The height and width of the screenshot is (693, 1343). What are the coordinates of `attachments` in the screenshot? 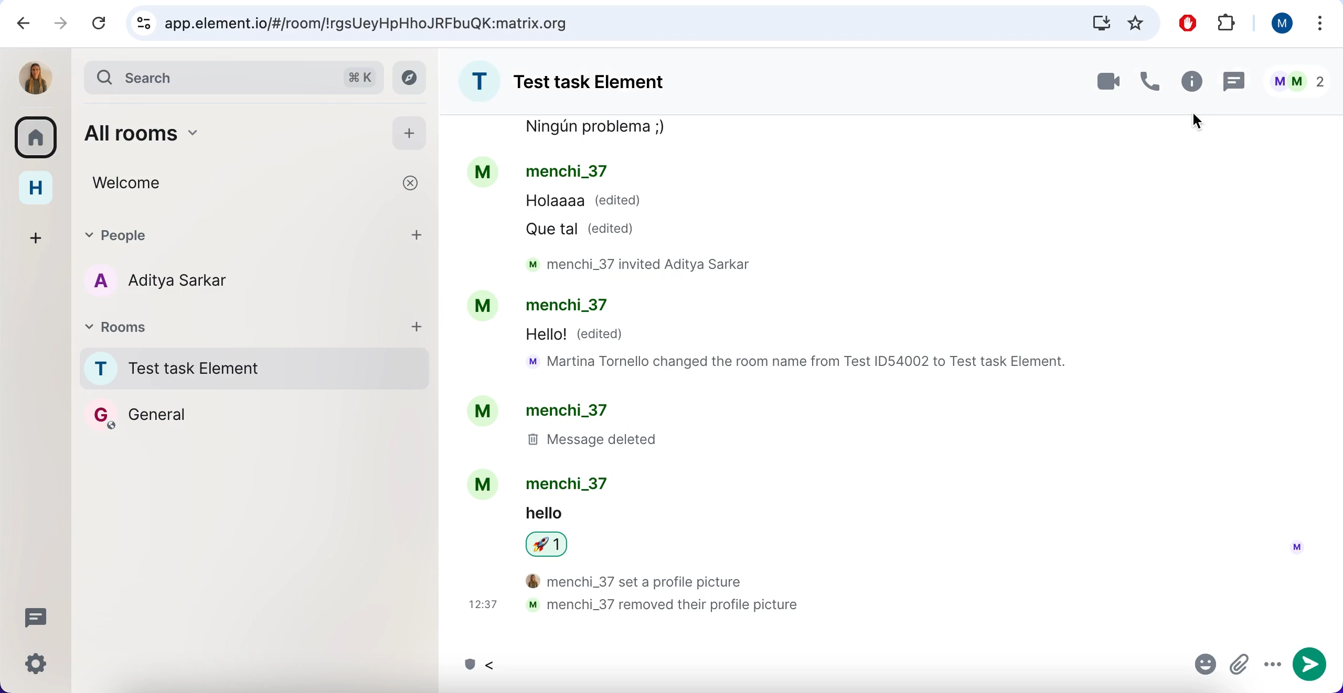 It's located at (1241, 665).